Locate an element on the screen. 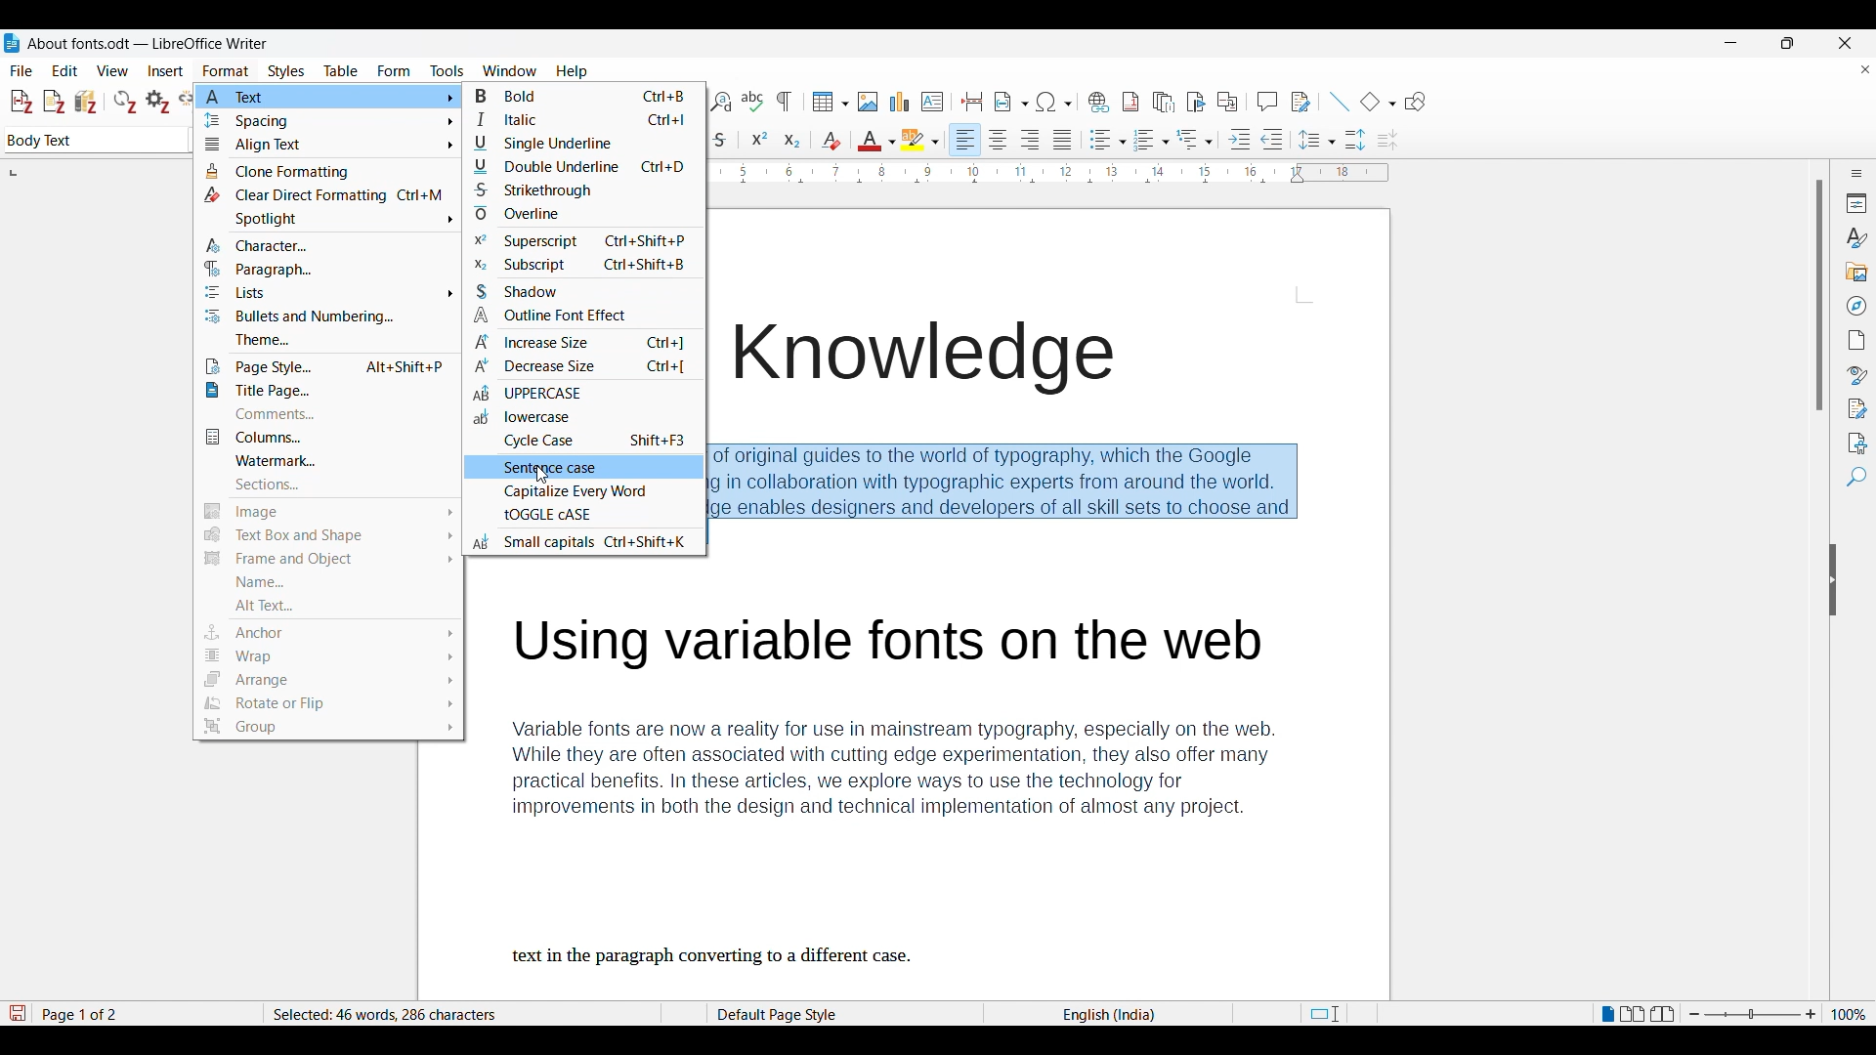 Image resolution: width=1876 pixels, height=1055 pixels. Spell check is located at coordinates (752, 101).